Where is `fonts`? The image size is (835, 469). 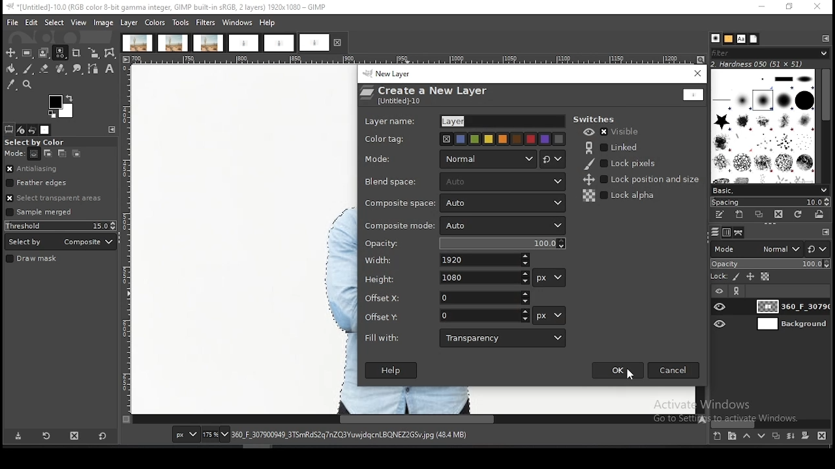
fonts is located at coordinates (741, 39).